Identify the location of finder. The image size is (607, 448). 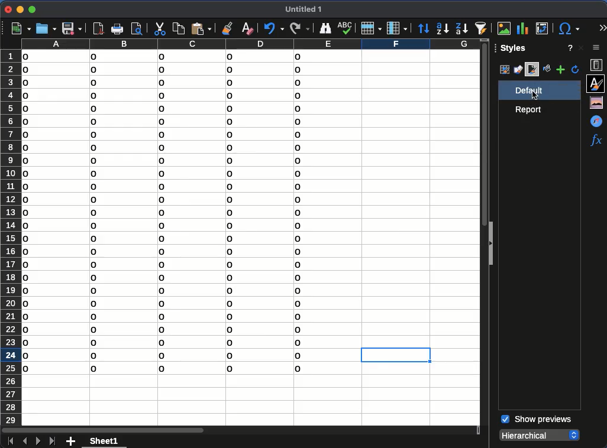
(325, 28).